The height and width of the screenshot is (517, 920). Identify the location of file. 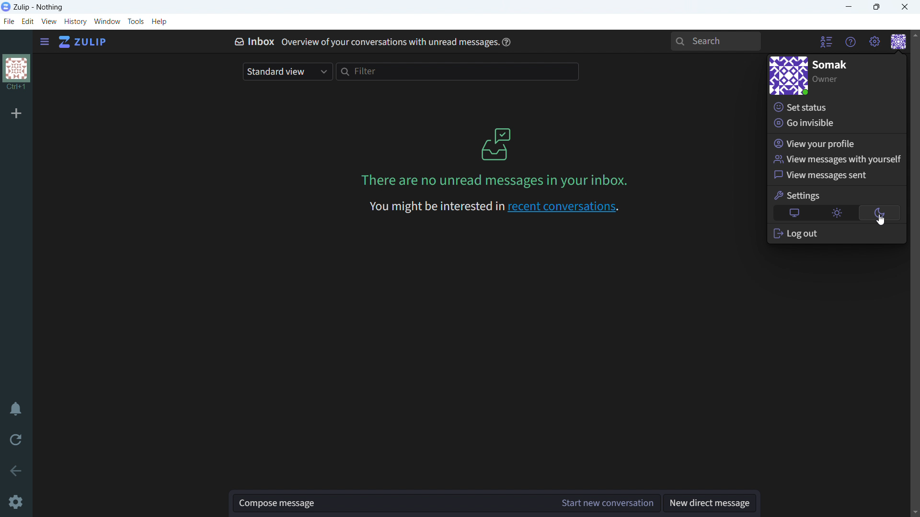
(9, 22).